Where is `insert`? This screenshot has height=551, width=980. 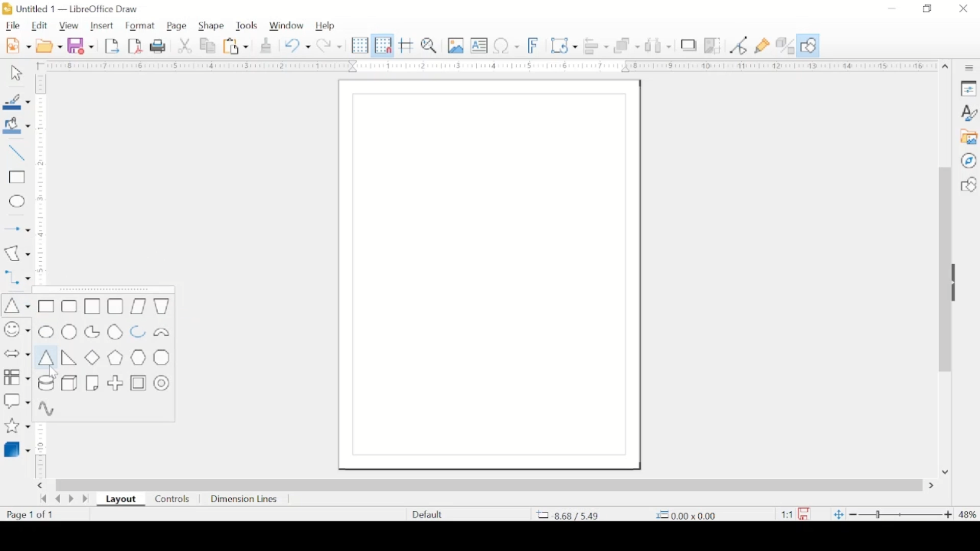 insert is located at coordinates (103, 26).